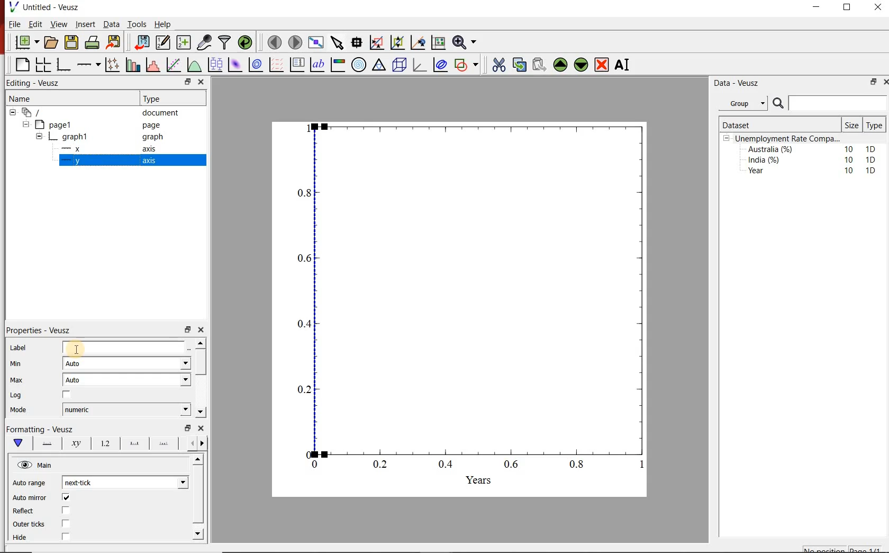  I want to click on Reflect, so click(24, 512).